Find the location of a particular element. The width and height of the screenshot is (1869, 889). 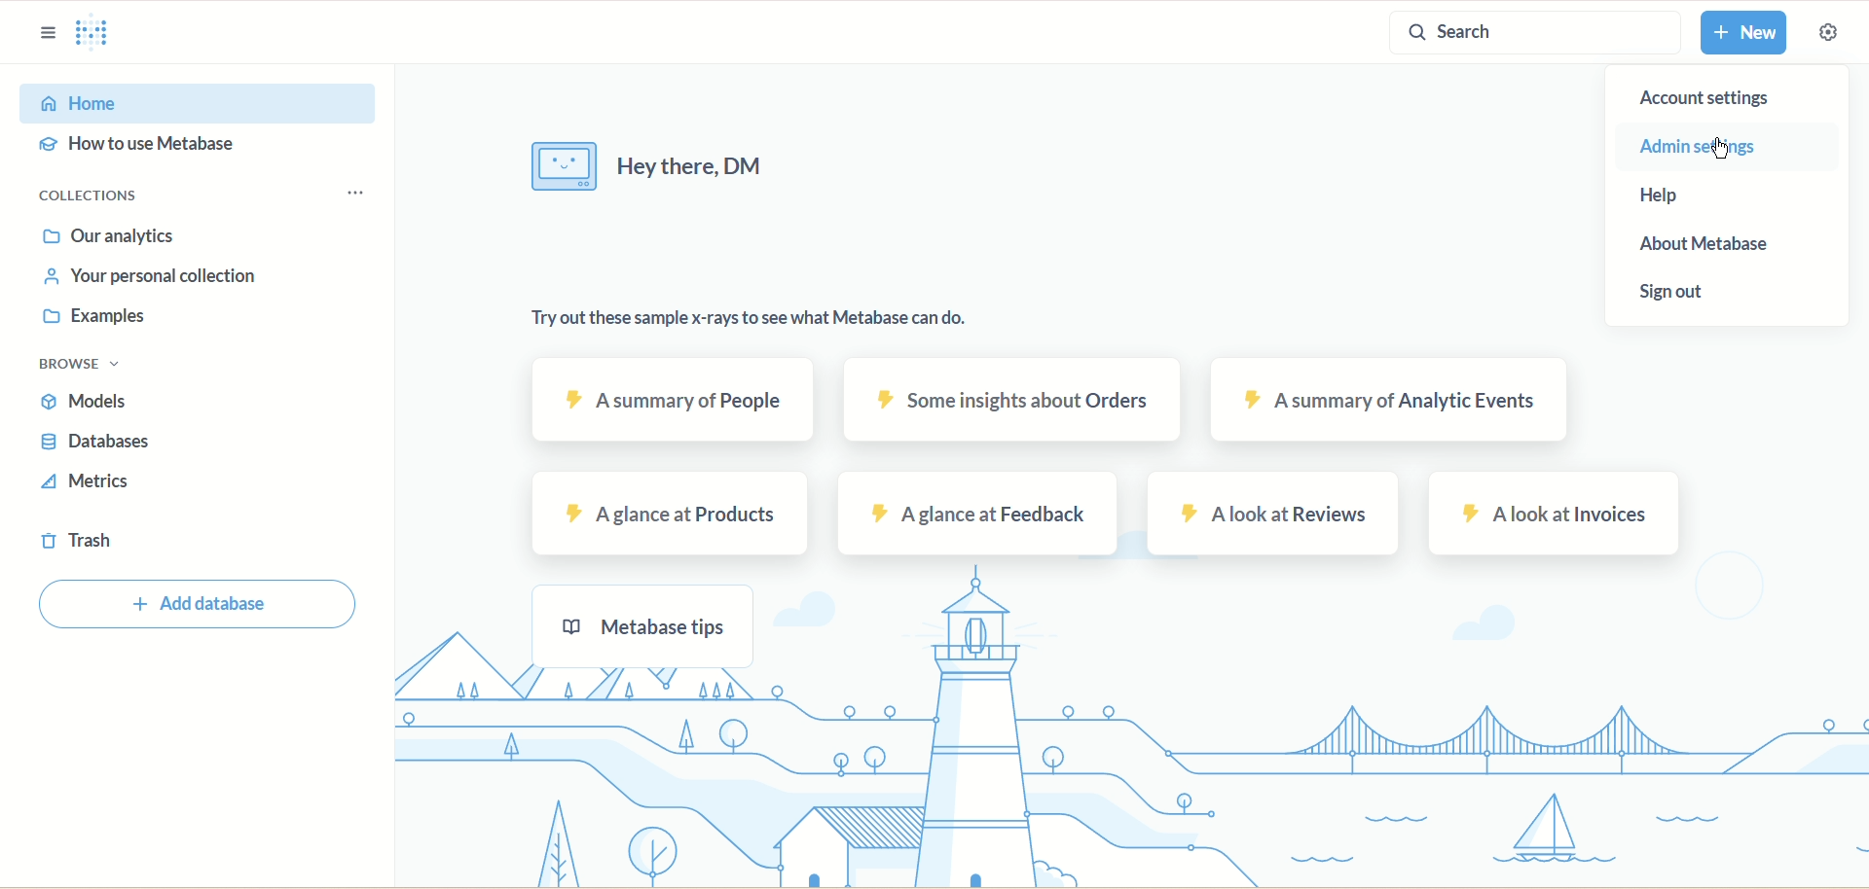

How to user metabase is located at coordinates (156, 147).